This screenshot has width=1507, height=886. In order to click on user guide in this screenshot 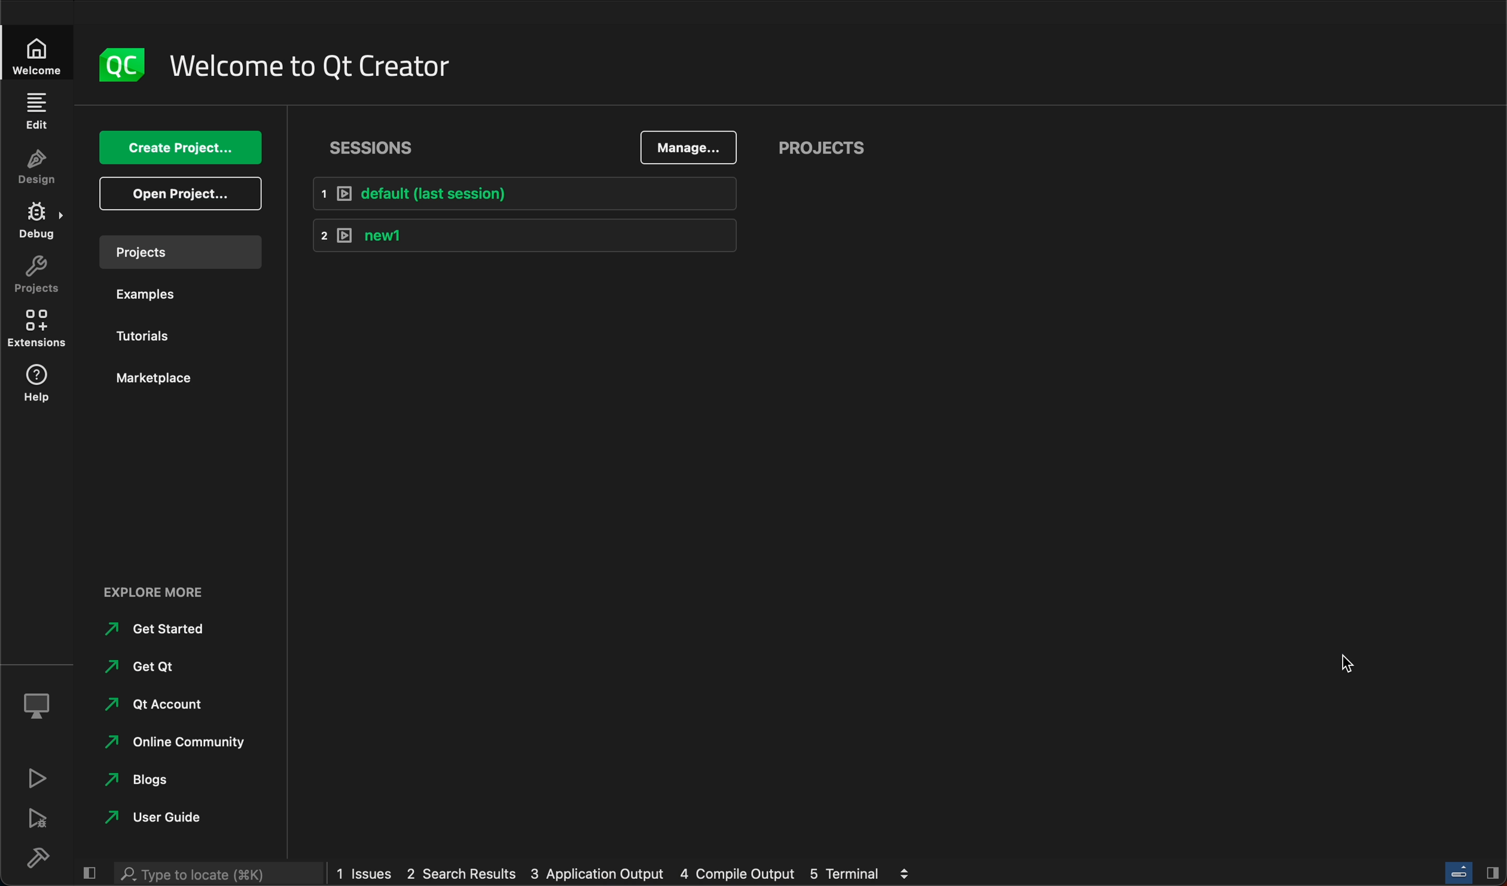, I will do `click(165, 818)`.